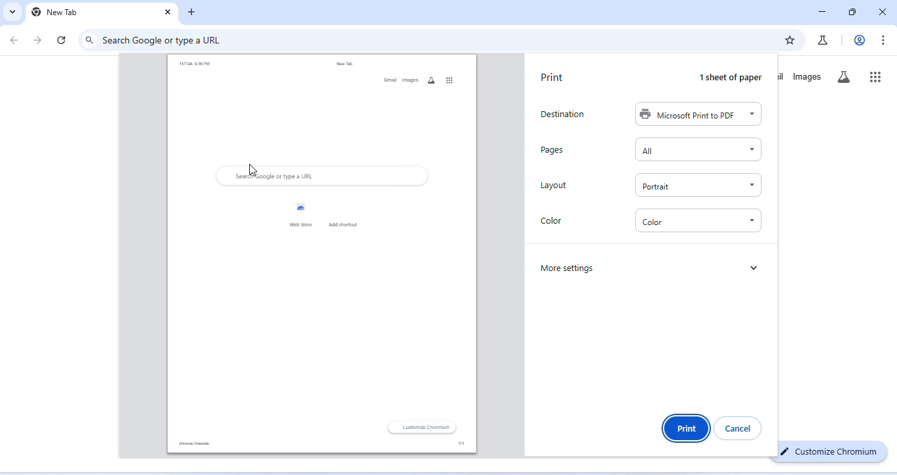 This screenshot has width=897, height=475. What do you see at coordinates (823, 12) in the screenshot?
I see `minimize` at bounding box center [823, 12].